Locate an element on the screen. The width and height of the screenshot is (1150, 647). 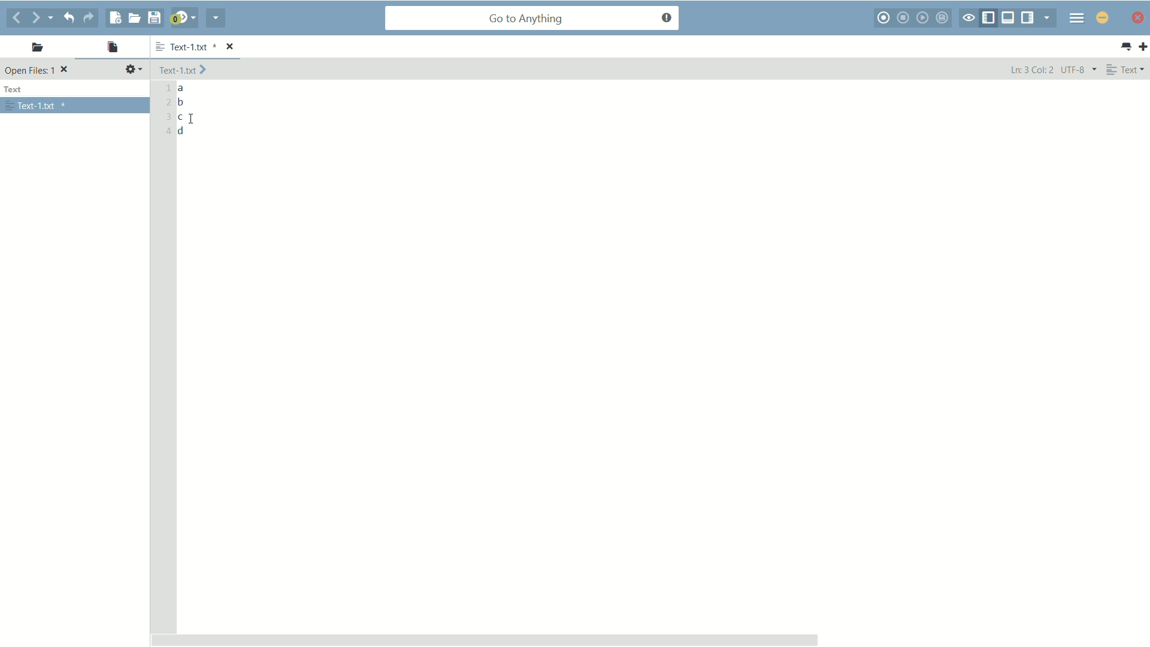
Open files: 1 is located at coordinates (38, 71).